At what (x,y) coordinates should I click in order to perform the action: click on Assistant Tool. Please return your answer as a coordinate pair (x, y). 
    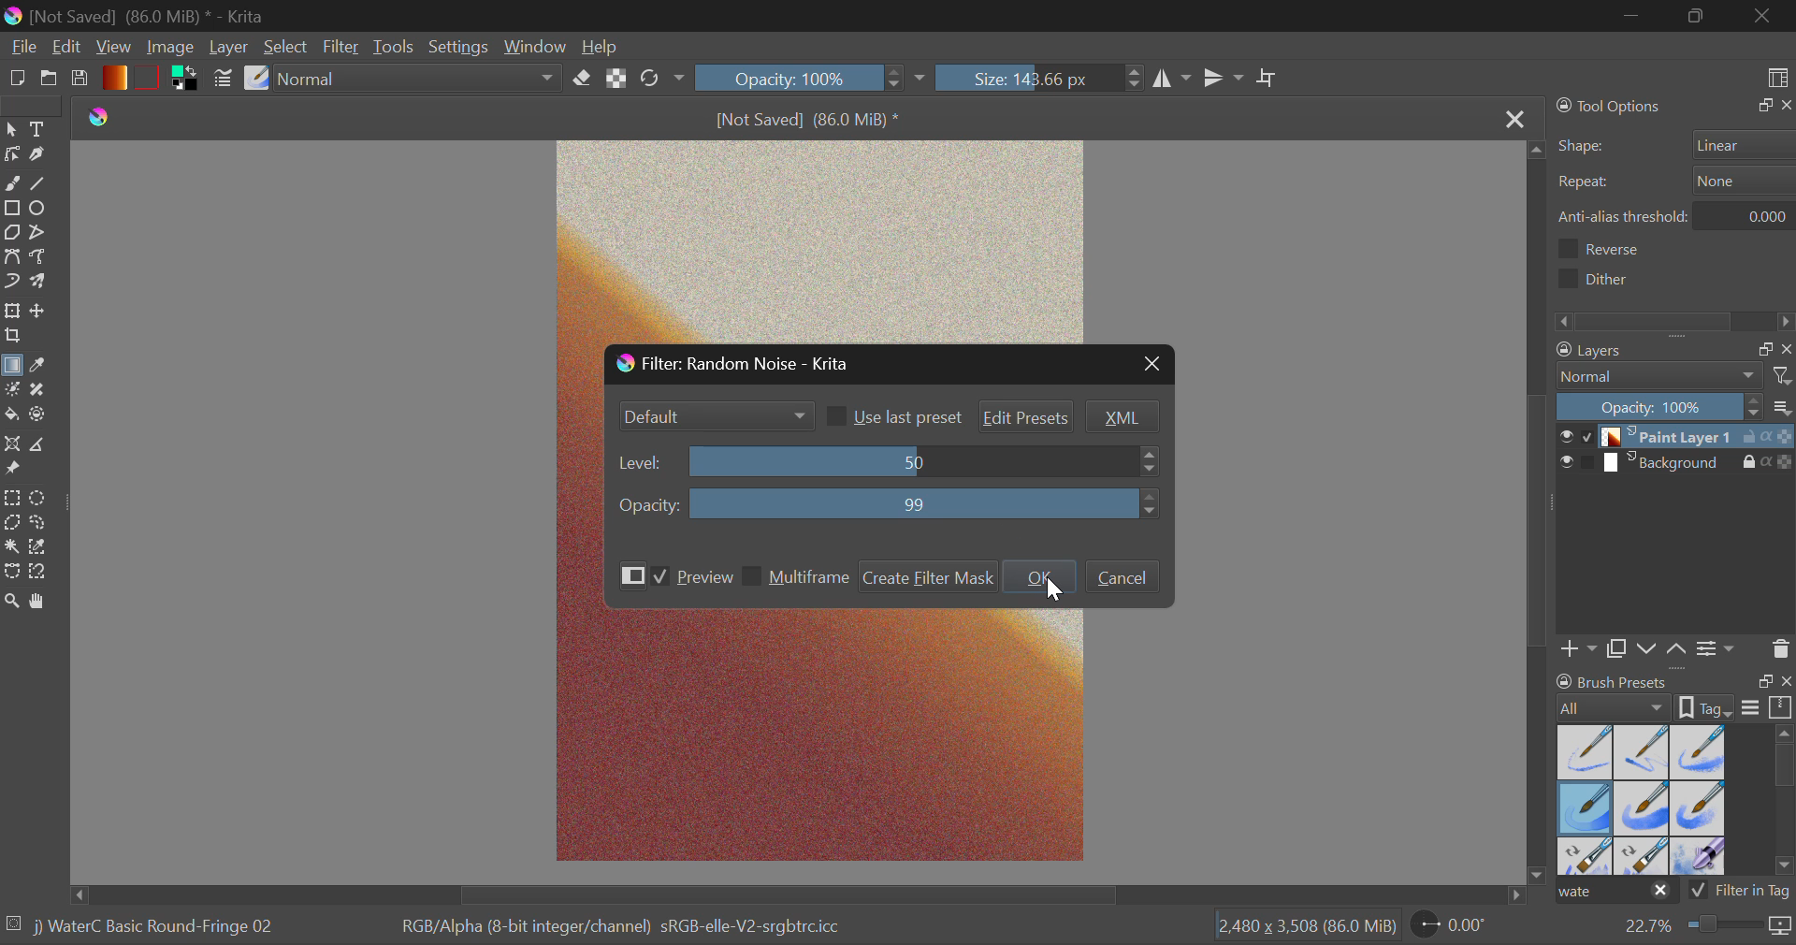
    Looking at the image, I should click on (13, 445).